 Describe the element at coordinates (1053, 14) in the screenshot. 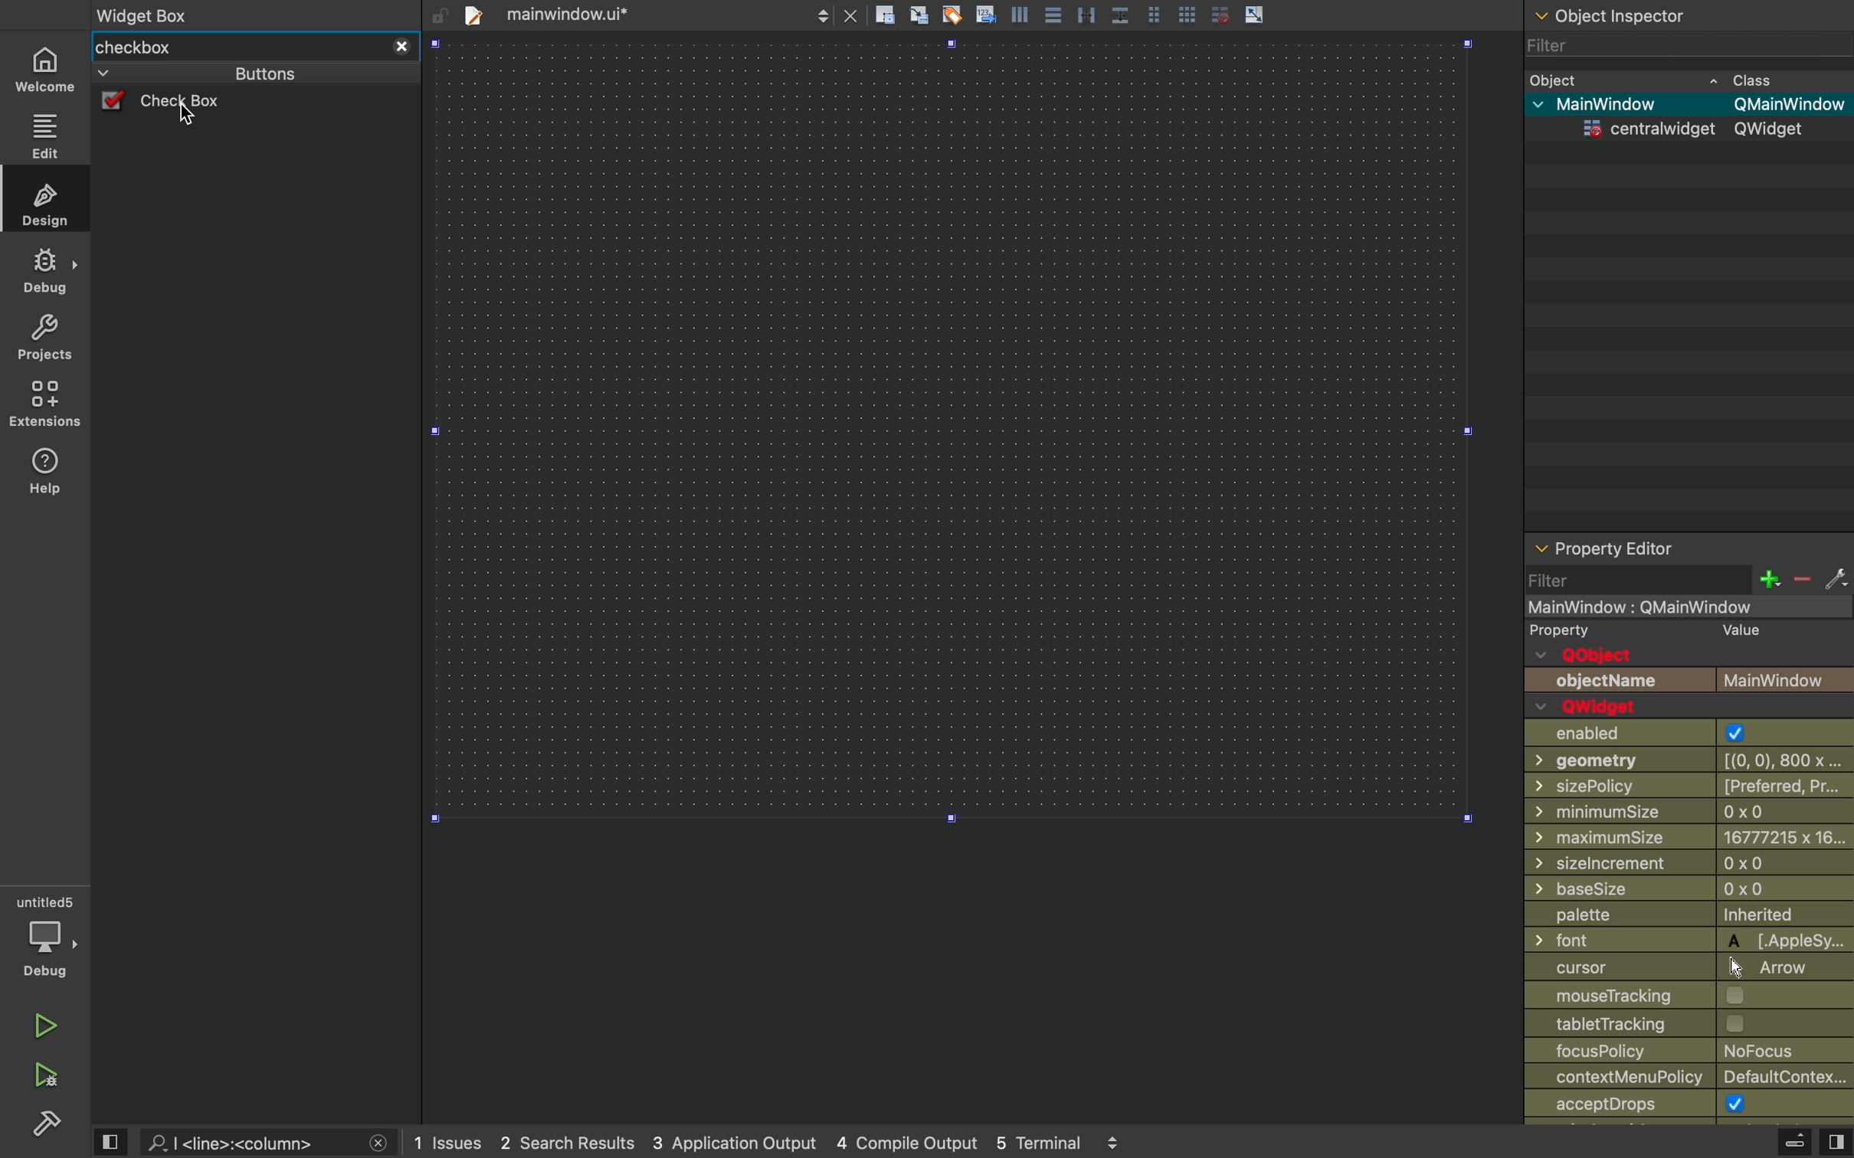

I see `align center` at that location.